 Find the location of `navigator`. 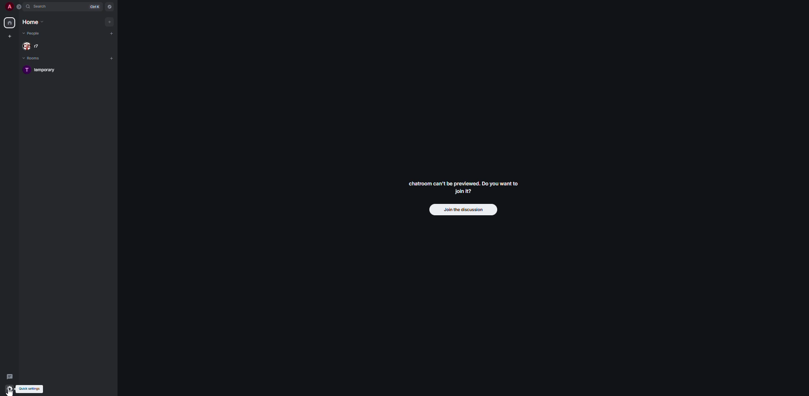

navigator is located at coordinates (110, 6).